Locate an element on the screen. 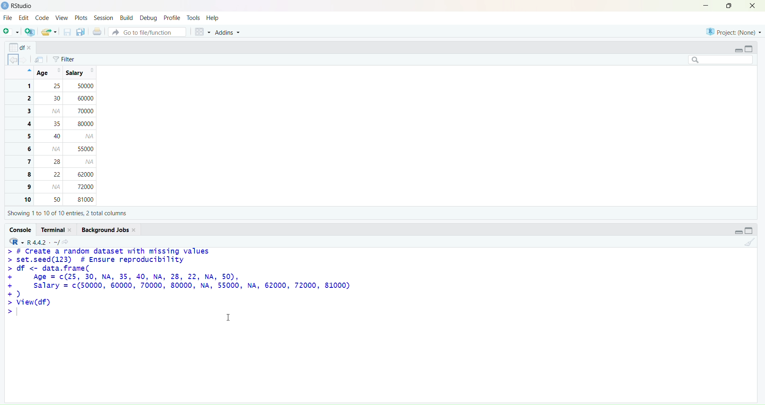 This screenshot has height=405, width=765. console is located at coordinates (21, 229).